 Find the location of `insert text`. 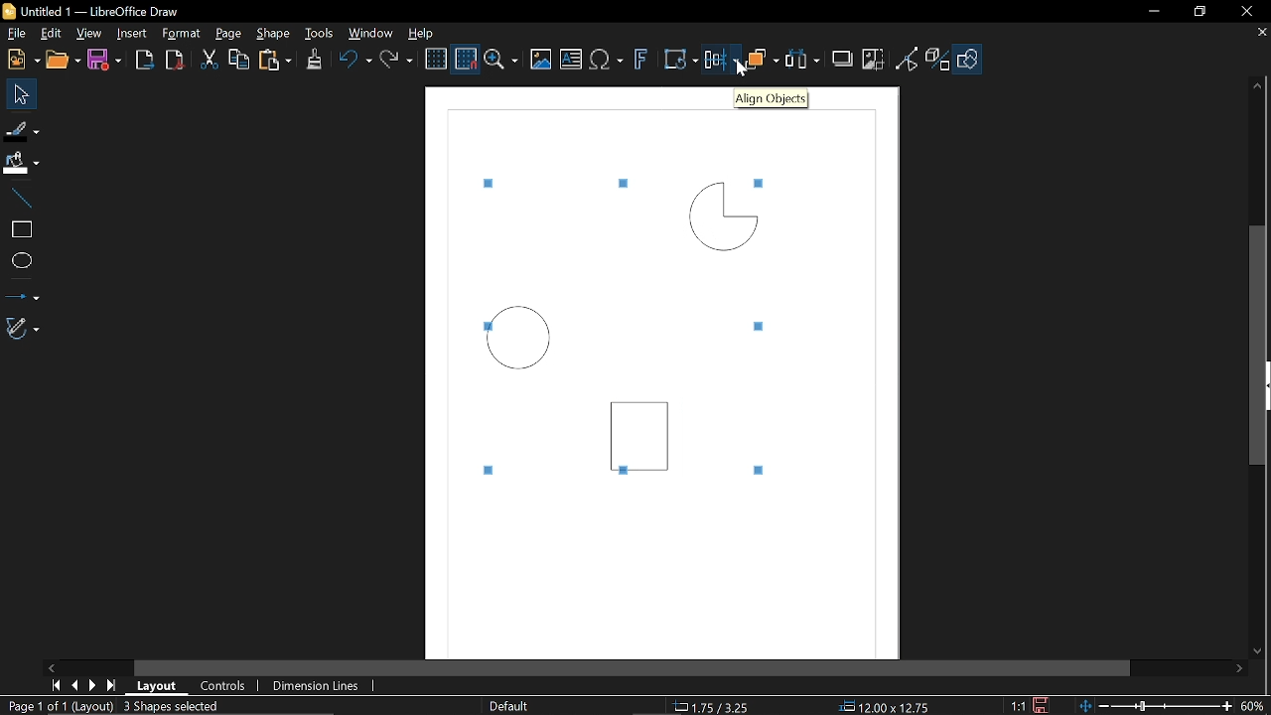

insert text is located at coordinates (571, 59).